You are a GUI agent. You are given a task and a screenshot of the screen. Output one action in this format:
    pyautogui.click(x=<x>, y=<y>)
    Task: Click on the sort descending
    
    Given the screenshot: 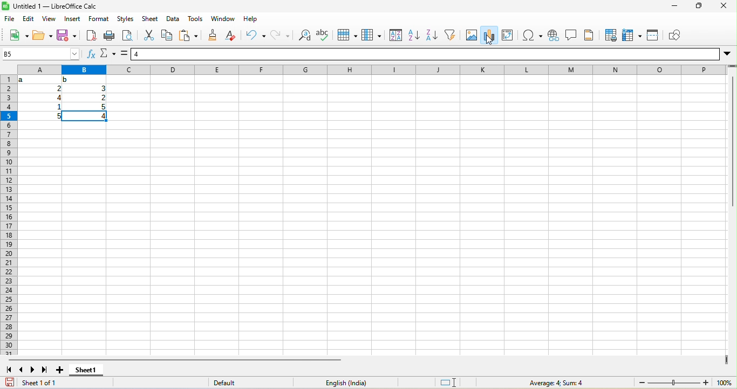 What is the action you would take?
    pyautogui.click(x=432, y=34)
    